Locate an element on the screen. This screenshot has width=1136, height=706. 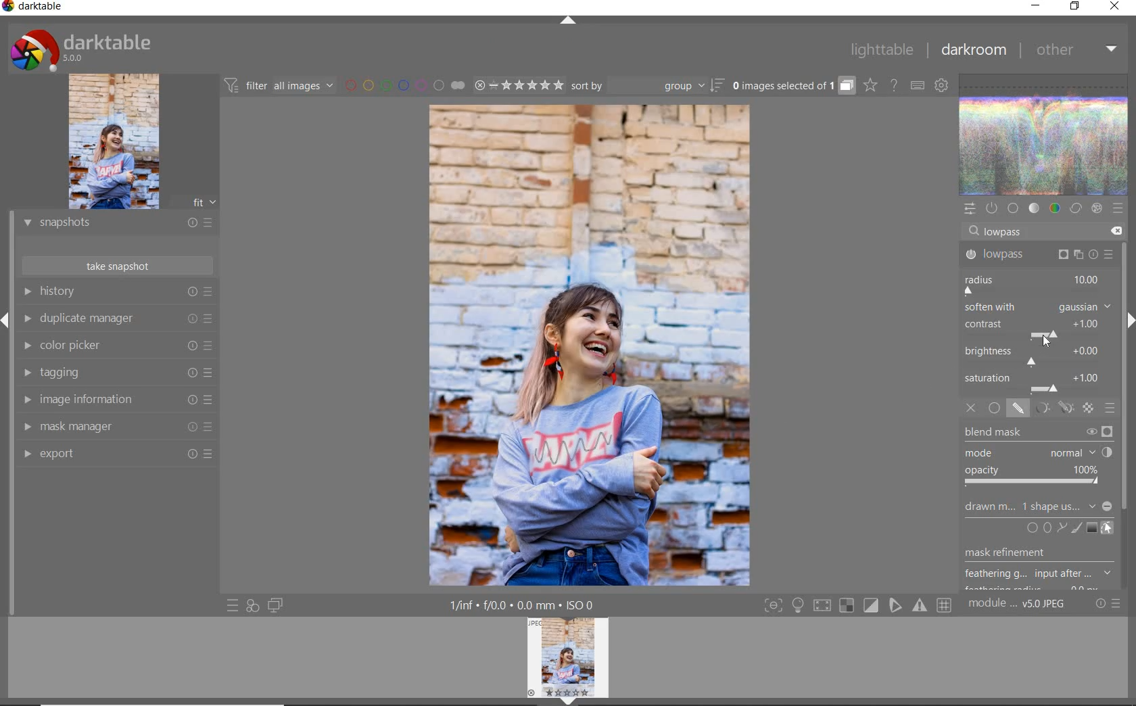
soften with is located at coordinates (1038, 306).